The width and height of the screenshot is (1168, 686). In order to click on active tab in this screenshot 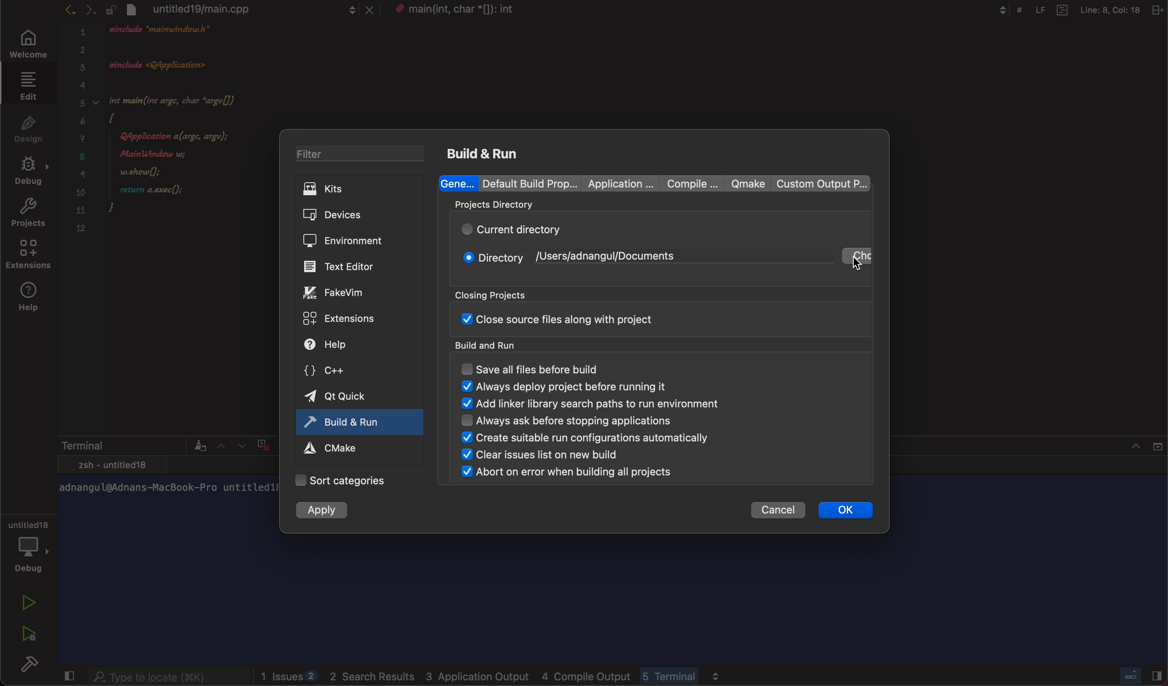, I will do `click(364, 423)`.